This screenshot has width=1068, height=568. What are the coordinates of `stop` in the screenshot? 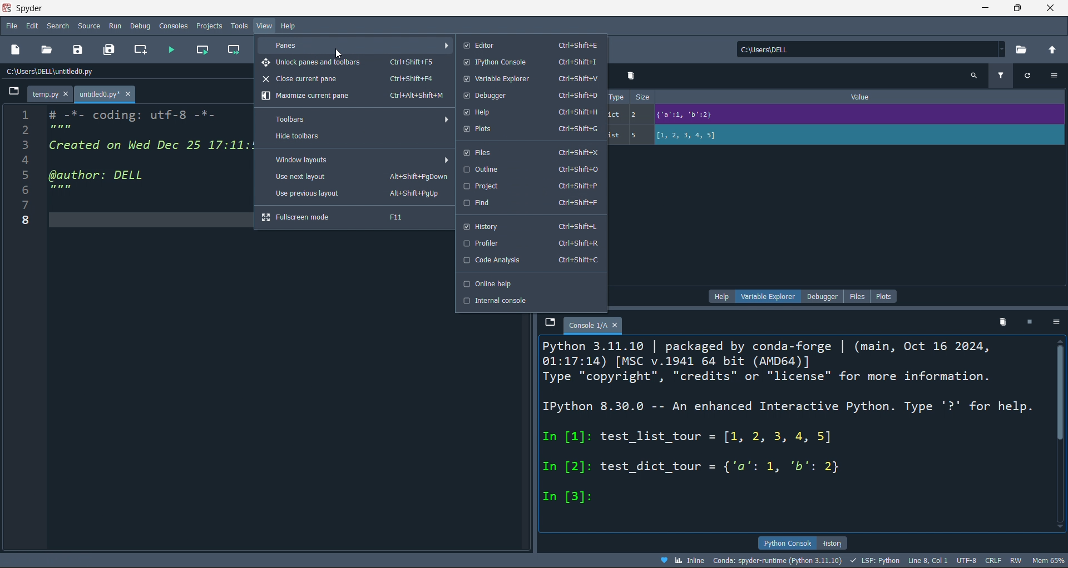 It's located at (1034, 322).